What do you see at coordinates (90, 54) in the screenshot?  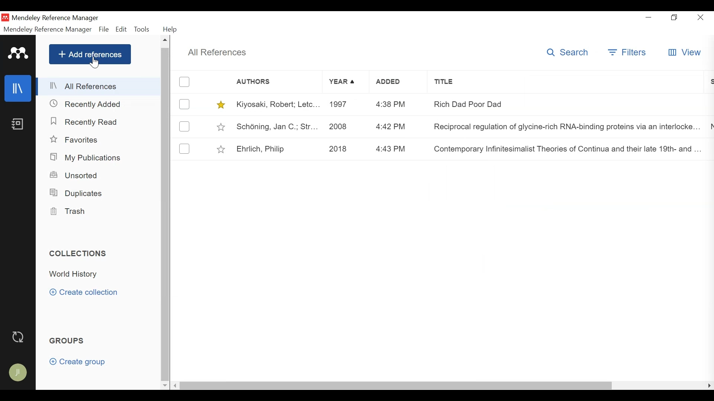 I see `Add References` at bounding box center [90, 54].